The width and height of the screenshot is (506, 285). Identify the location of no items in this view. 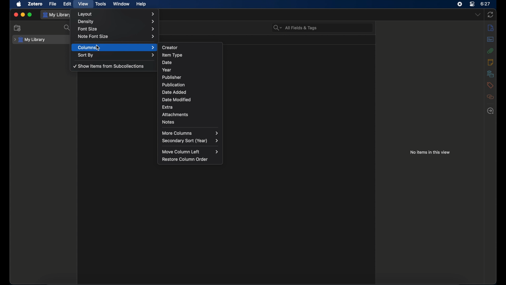
(431, 152).